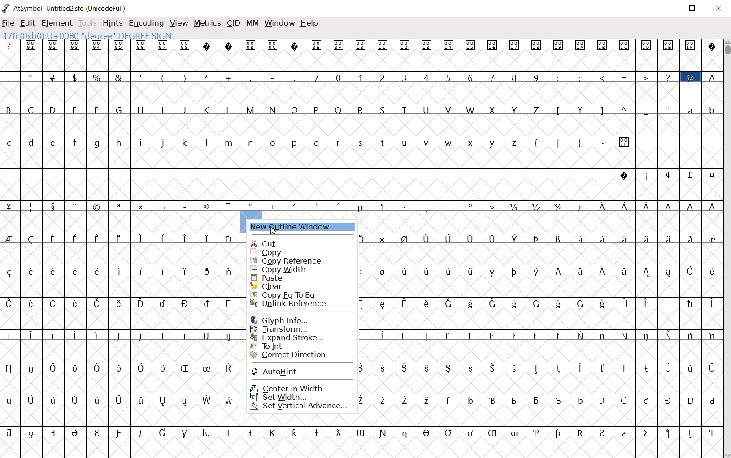 This screenshot has width=731, height=458. Describe the element at coordinates (146, 23) in the screenshot. I see `encoding` at that location.